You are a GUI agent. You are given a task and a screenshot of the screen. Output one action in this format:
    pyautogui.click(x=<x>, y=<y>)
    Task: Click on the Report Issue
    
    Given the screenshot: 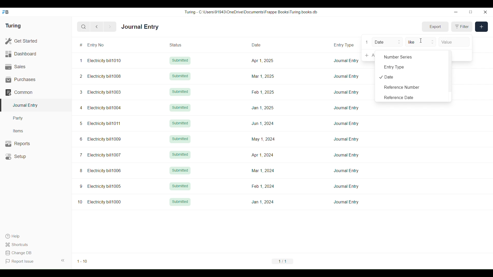 What is the action you would take?
    pyautogui.click(x=20, y=261)
    